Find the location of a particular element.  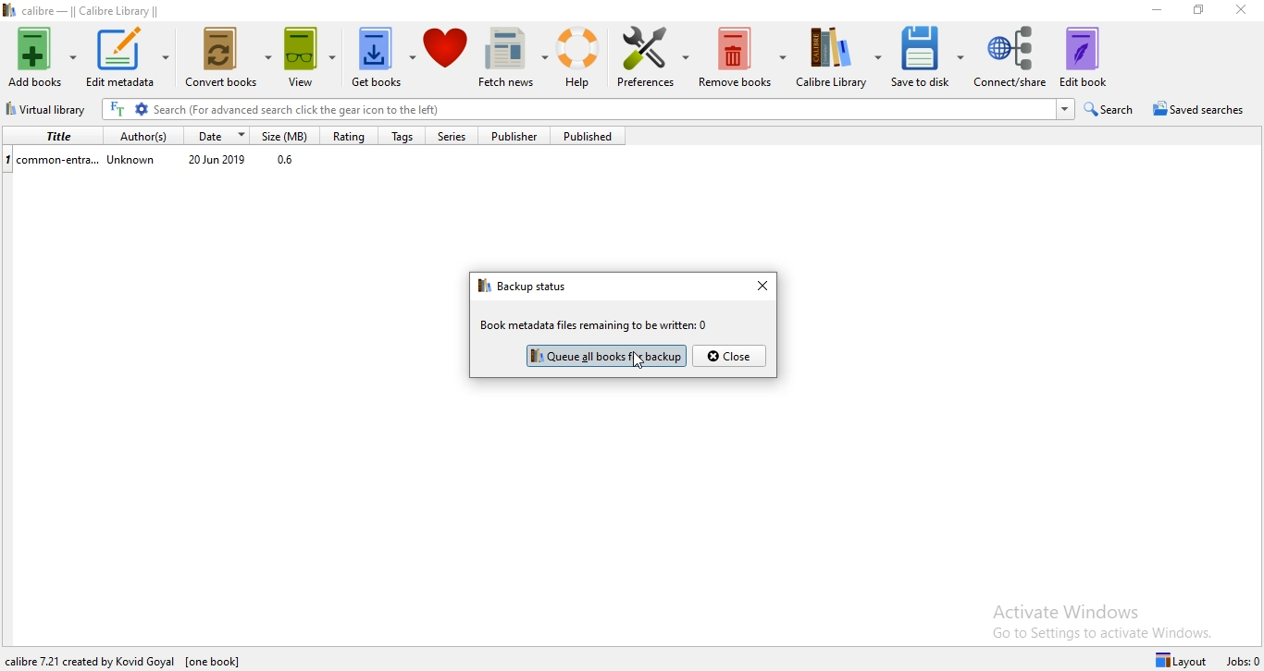

close is located at coordinates (762, 287).